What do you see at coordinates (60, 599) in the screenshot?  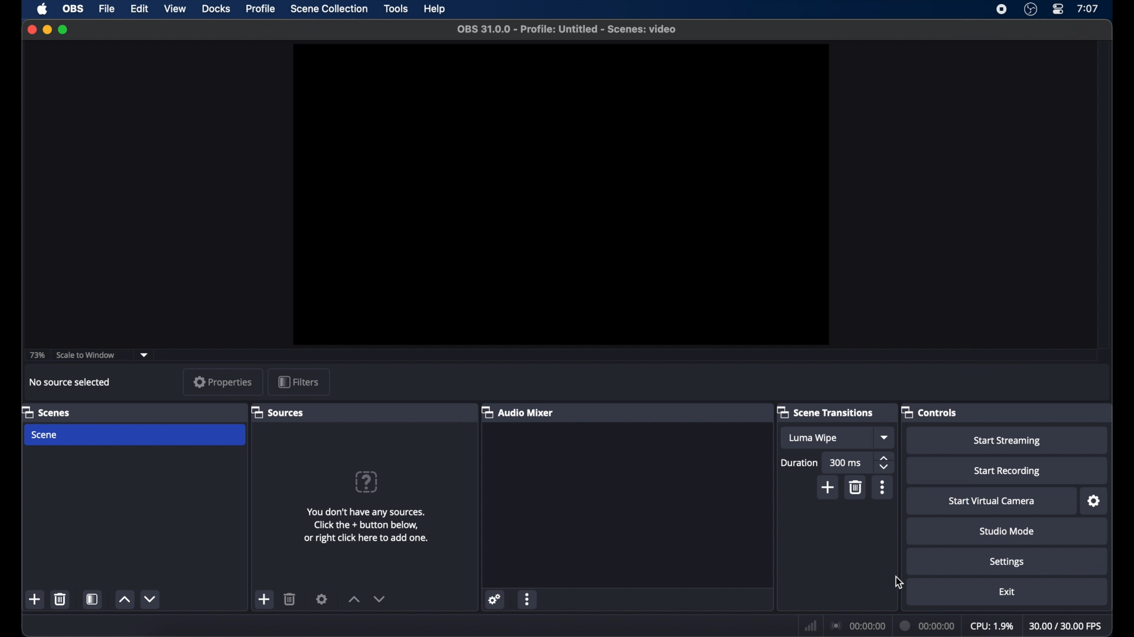 I see `delete` at bounding box center [60, 599].